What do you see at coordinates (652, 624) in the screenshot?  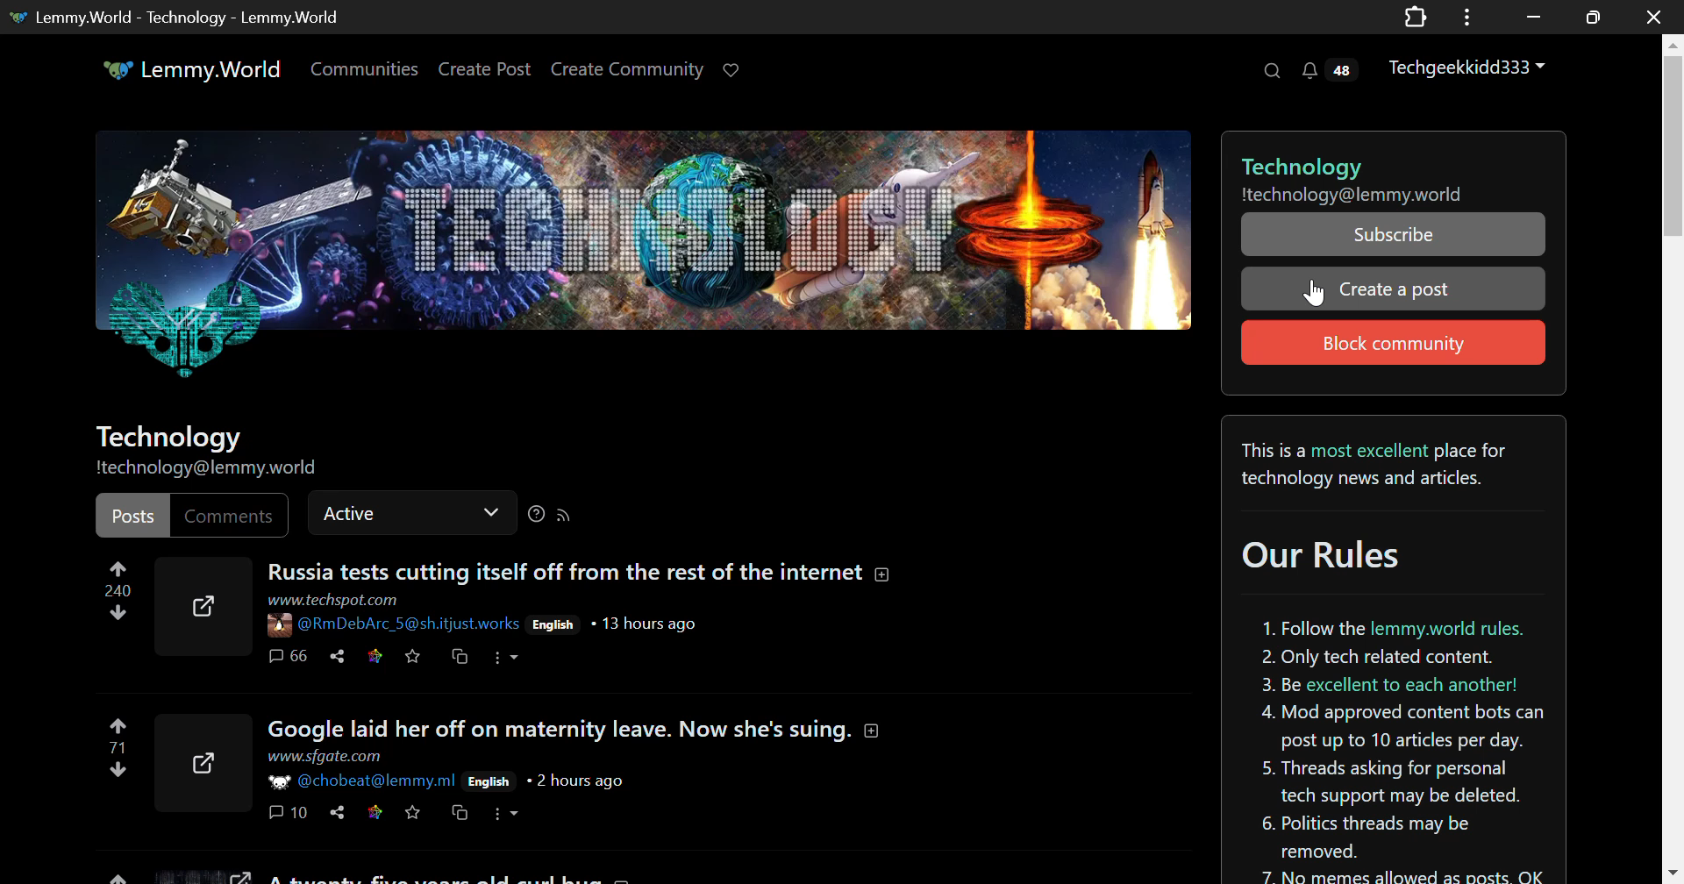 I see `13 hours ago` at bounding box center [652, 624].